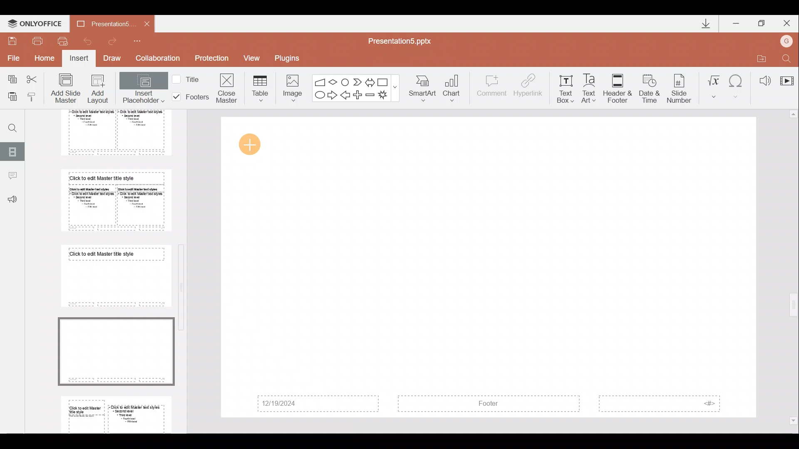 The image size is (799, 449). I want to click on Rectangle, so click(384, 81).